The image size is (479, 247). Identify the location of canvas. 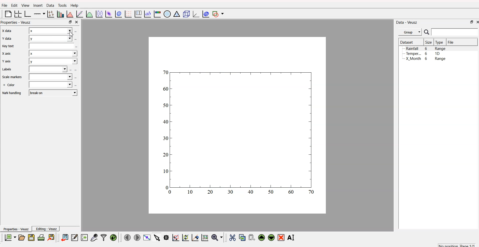
(237, 126).